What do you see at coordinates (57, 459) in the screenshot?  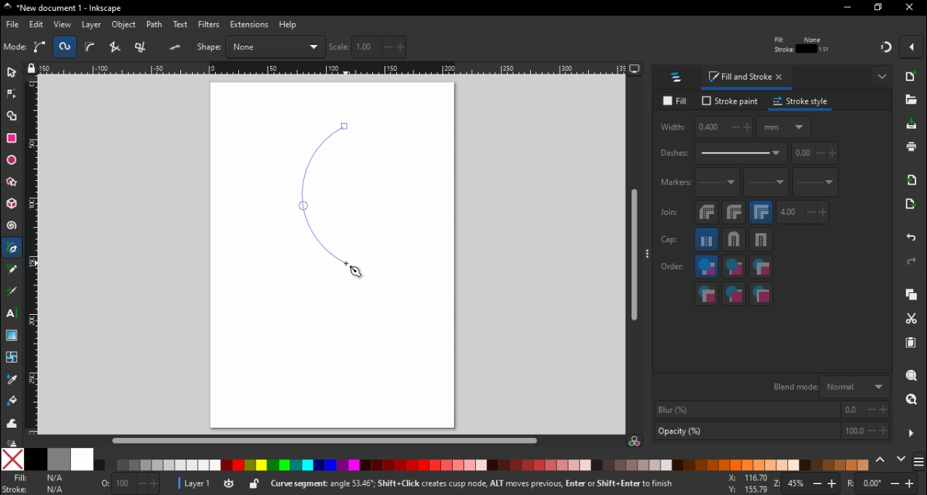 I see `50% grey` at bounding box center [57, 459].